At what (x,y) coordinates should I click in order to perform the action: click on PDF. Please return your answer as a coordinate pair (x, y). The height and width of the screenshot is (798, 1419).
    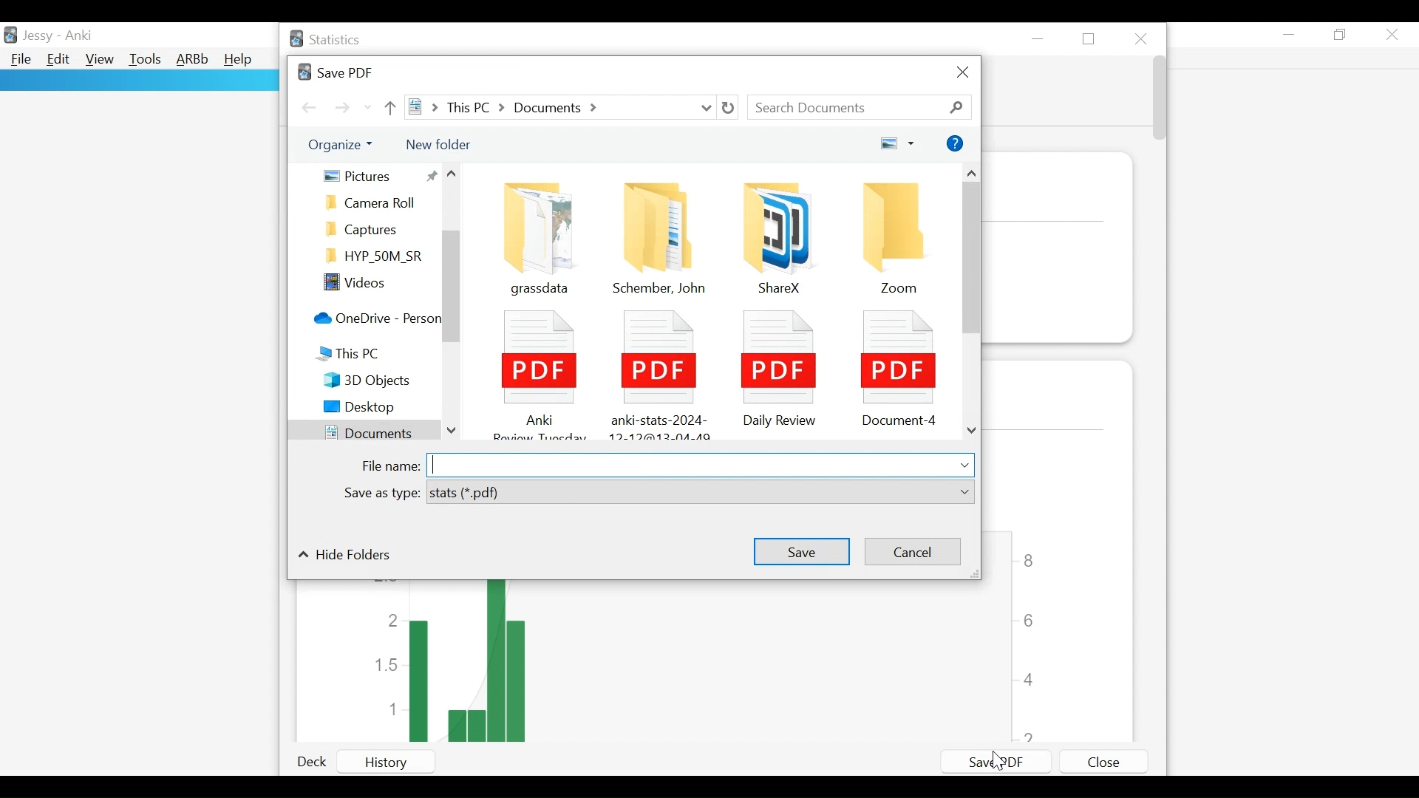
    Looking at the image, I should click on (656, 370).